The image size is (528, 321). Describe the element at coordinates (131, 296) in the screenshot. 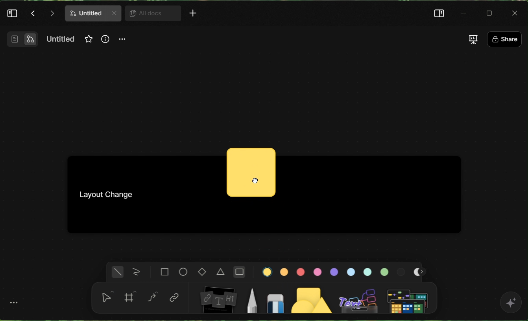

I see `frame` at that location.